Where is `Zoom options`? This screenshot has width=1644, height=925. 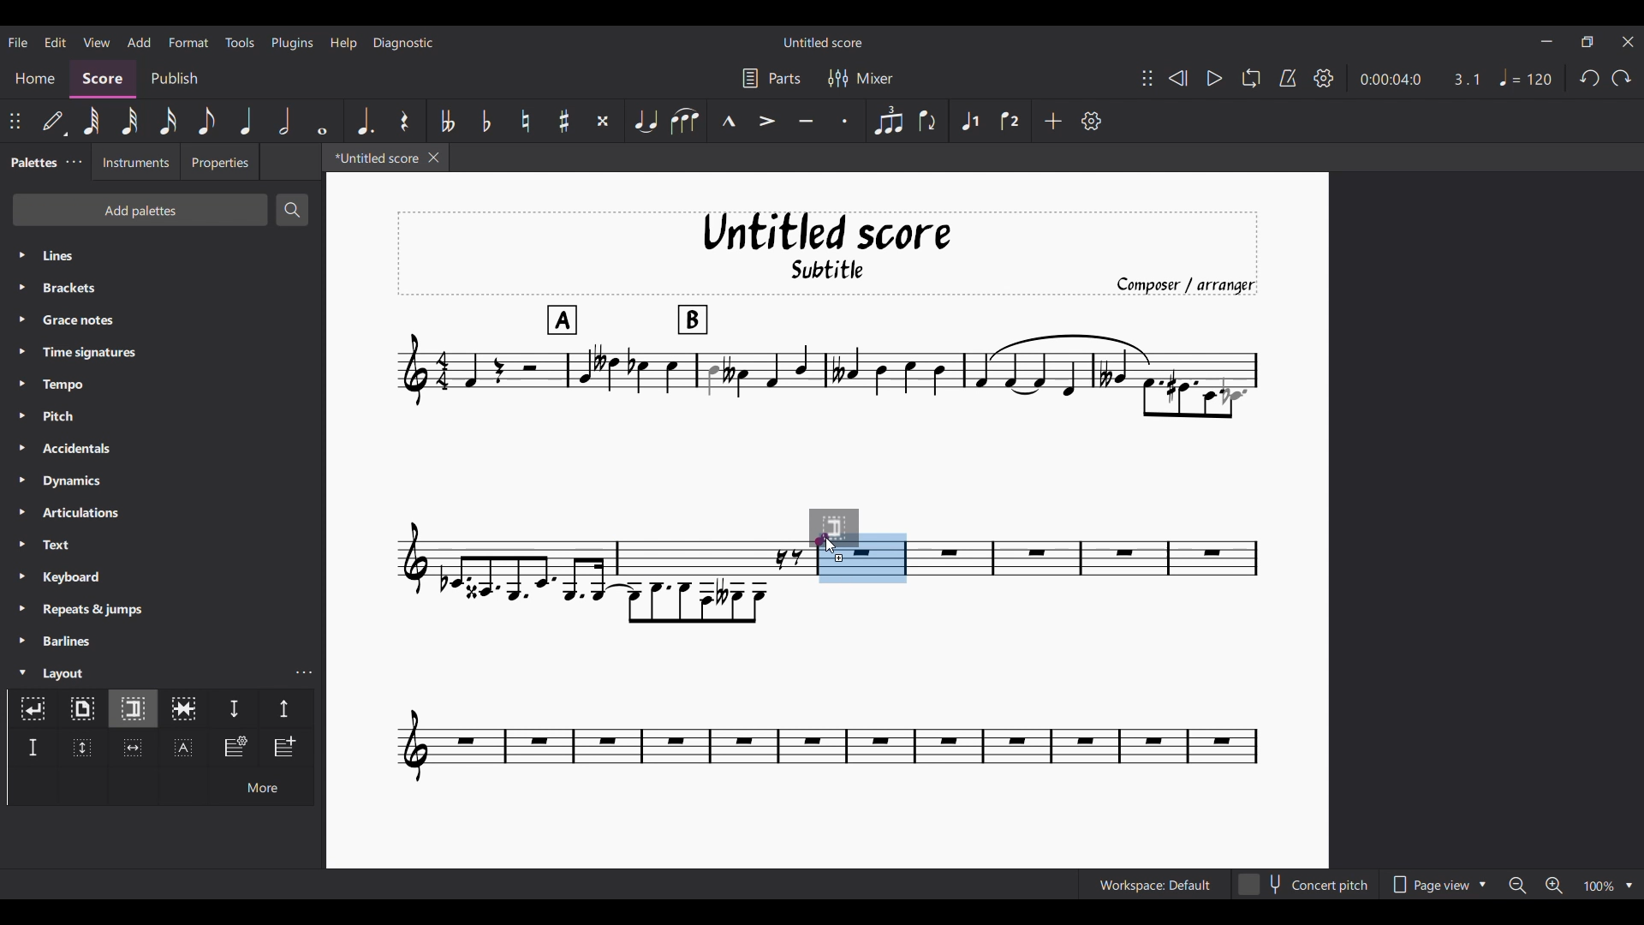 Zoom options is located at coordinates (1609, 885).